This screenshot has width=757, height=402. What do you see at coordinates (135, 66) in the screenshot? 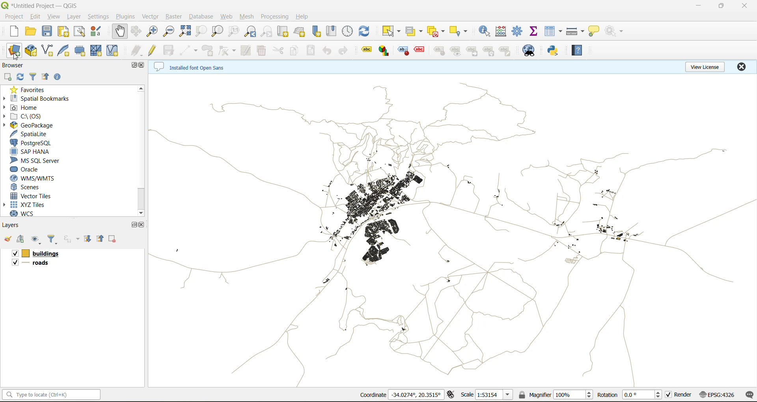
I see `maximize` at bounding box center [135, 66].